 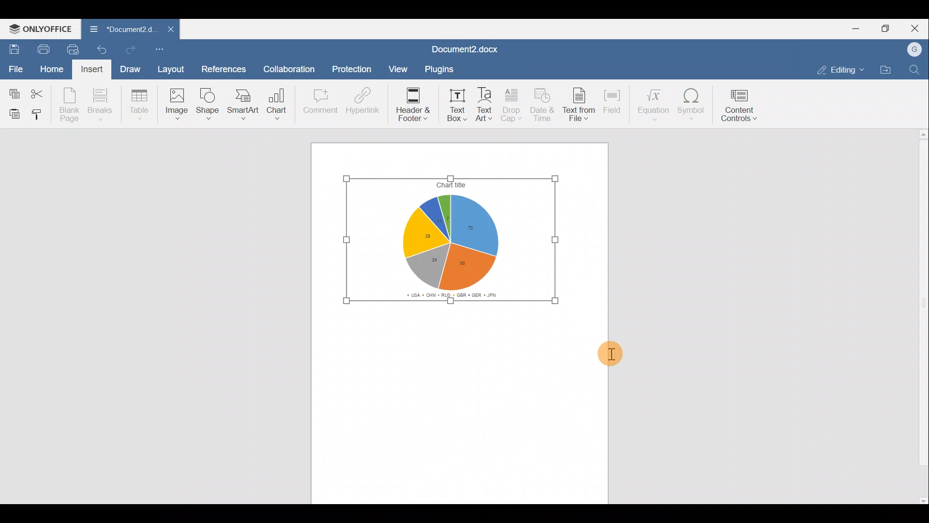 What do you see at coordinates (352, 71) in the screenshot?
I see `Protection` at bounding box center [352, 71].